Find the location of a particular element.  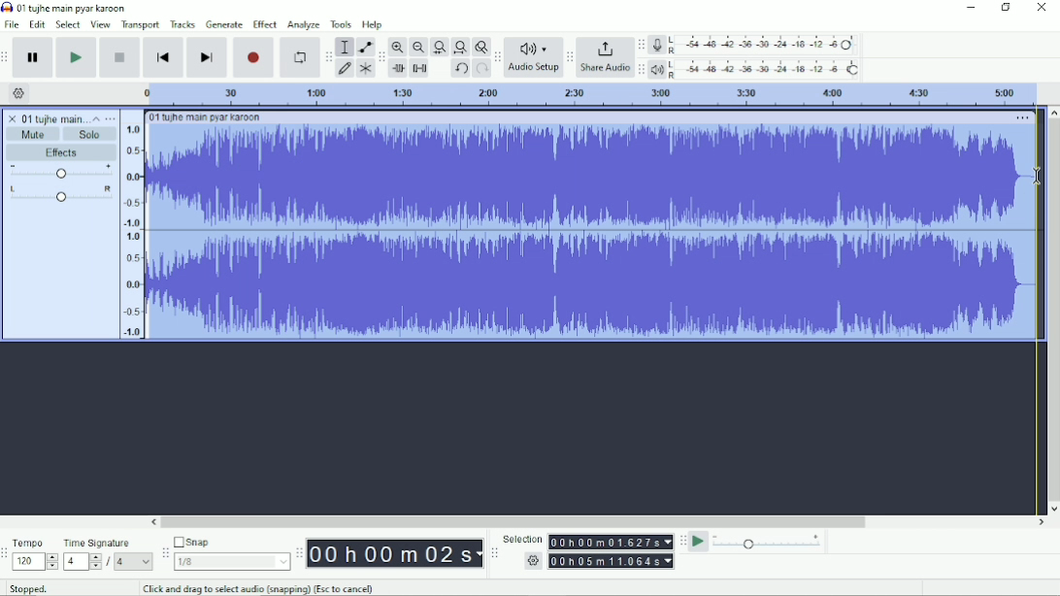

1/8 is located at coordinates (232, 561).